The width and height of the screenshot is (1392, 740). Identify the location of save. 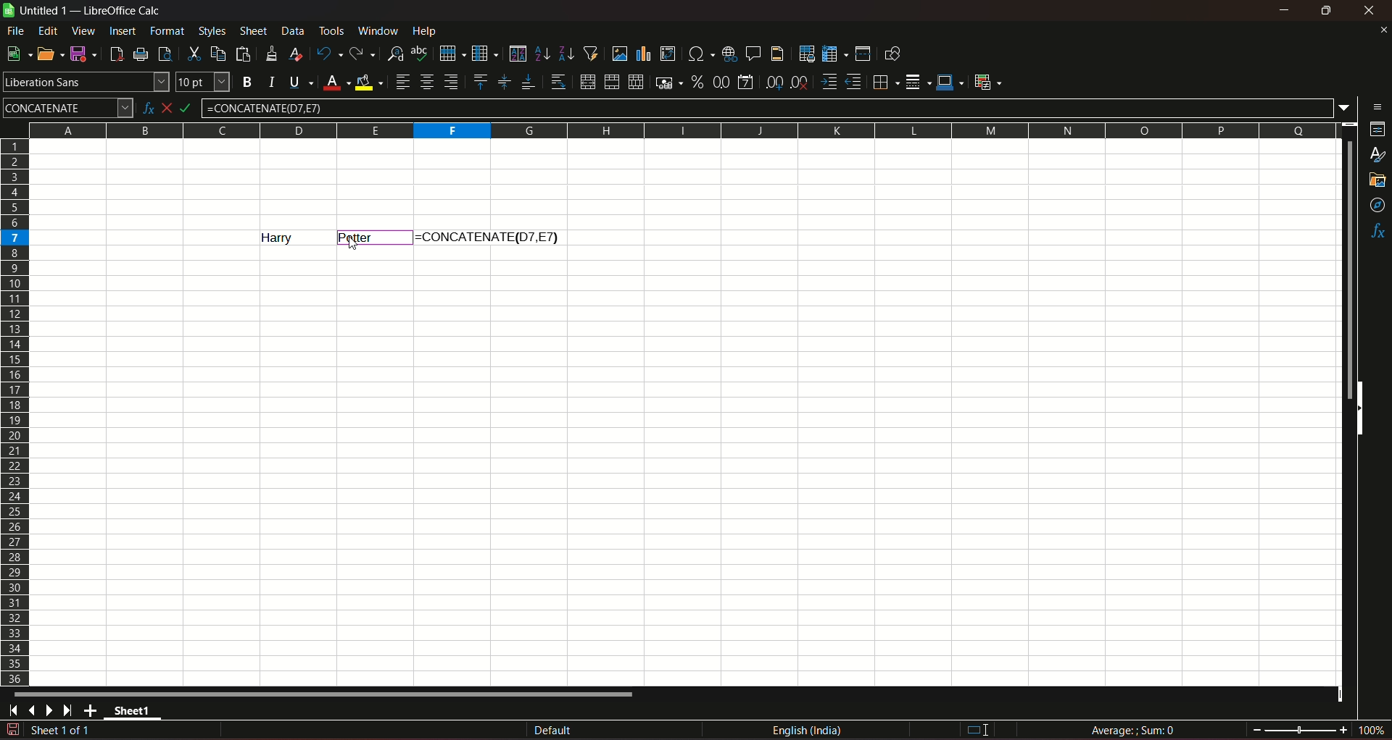
(80, 53).